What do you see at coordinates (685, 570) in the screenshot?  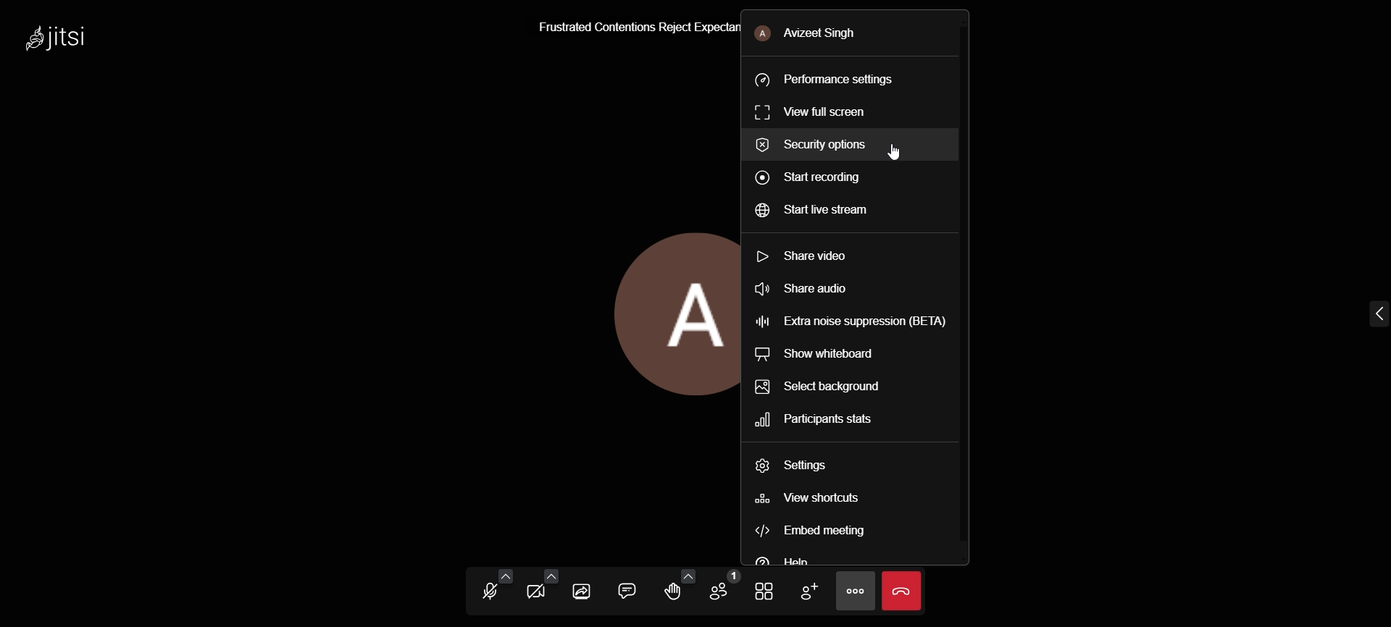 I see `more reactions` at bounding box center [685, 570].